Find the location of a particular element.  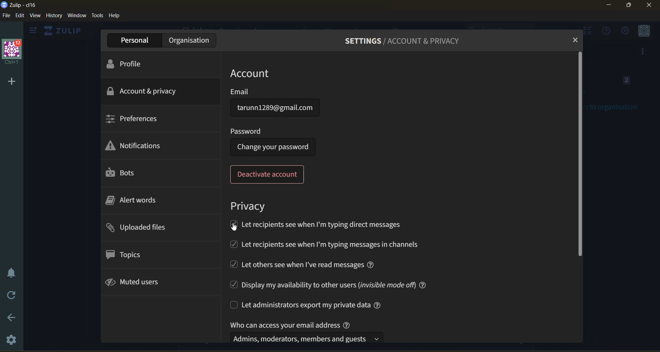

maximize is located at coordinates (627, 6).